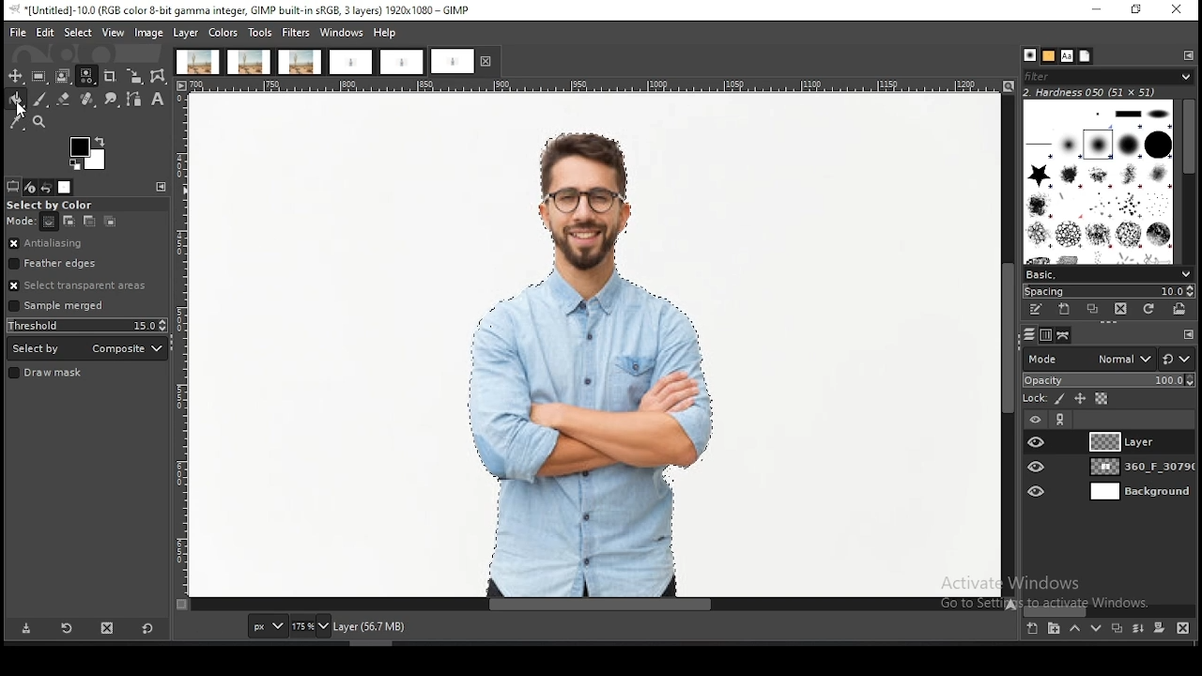 This screenshot has height=676, width=1202. Describe the element at coordinates (250, 62) in the screenshot. I see `project tab` at that location.